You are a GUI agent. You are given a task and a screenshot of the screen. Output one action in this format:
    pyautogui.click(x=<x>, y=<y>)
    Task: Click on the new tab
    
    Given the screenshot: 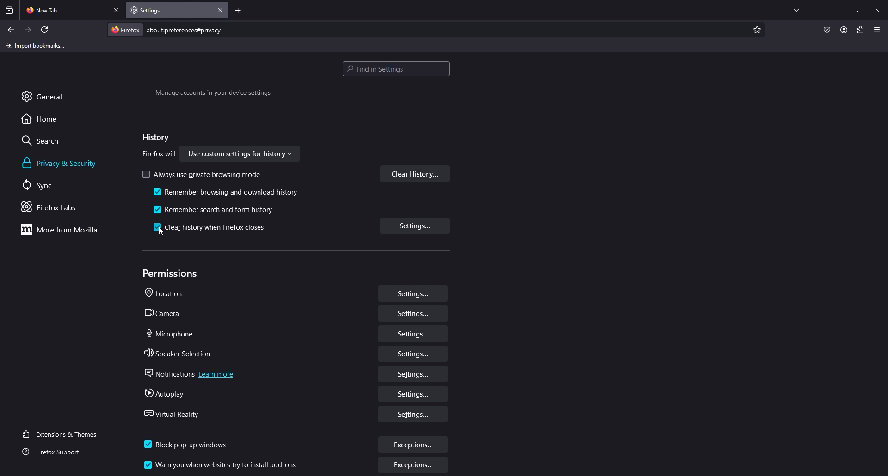 What is the action you would take?
    pyautogui.click(x=65, y=9)
    